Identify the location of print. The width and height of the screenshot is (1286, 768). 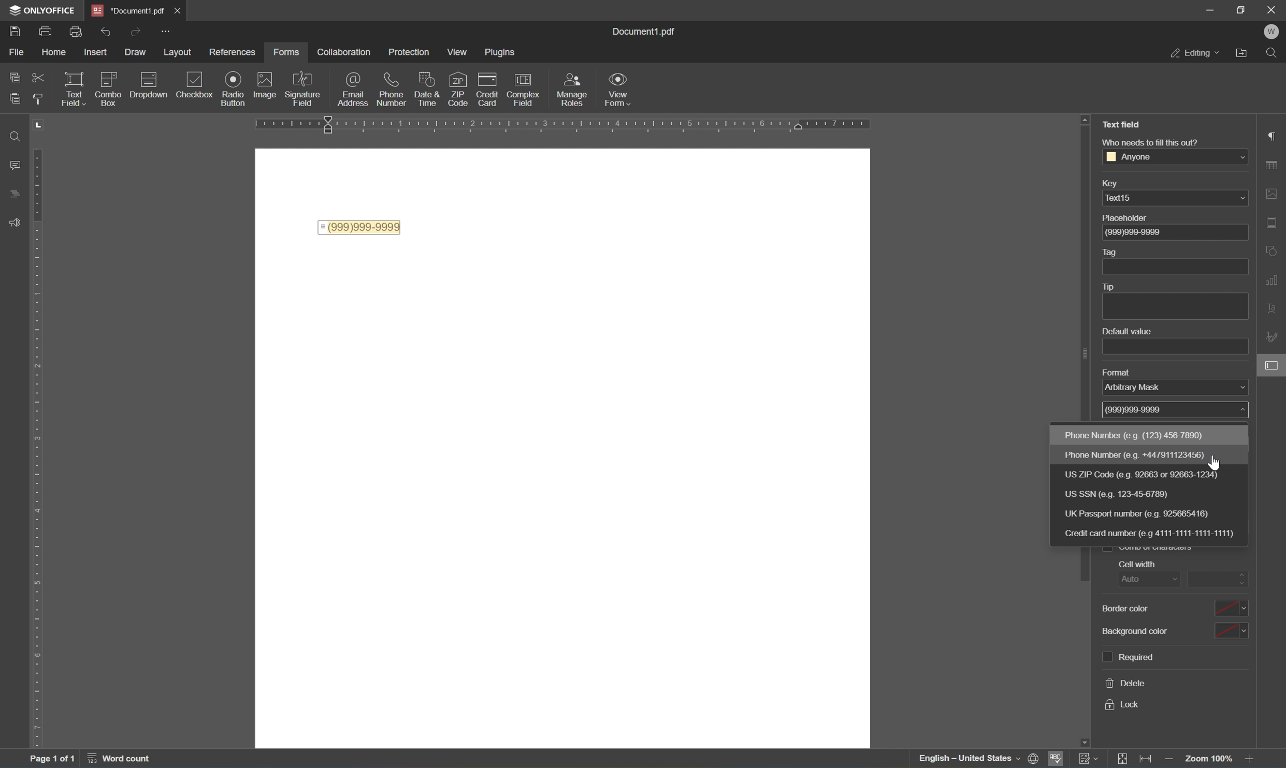
(45, 30).